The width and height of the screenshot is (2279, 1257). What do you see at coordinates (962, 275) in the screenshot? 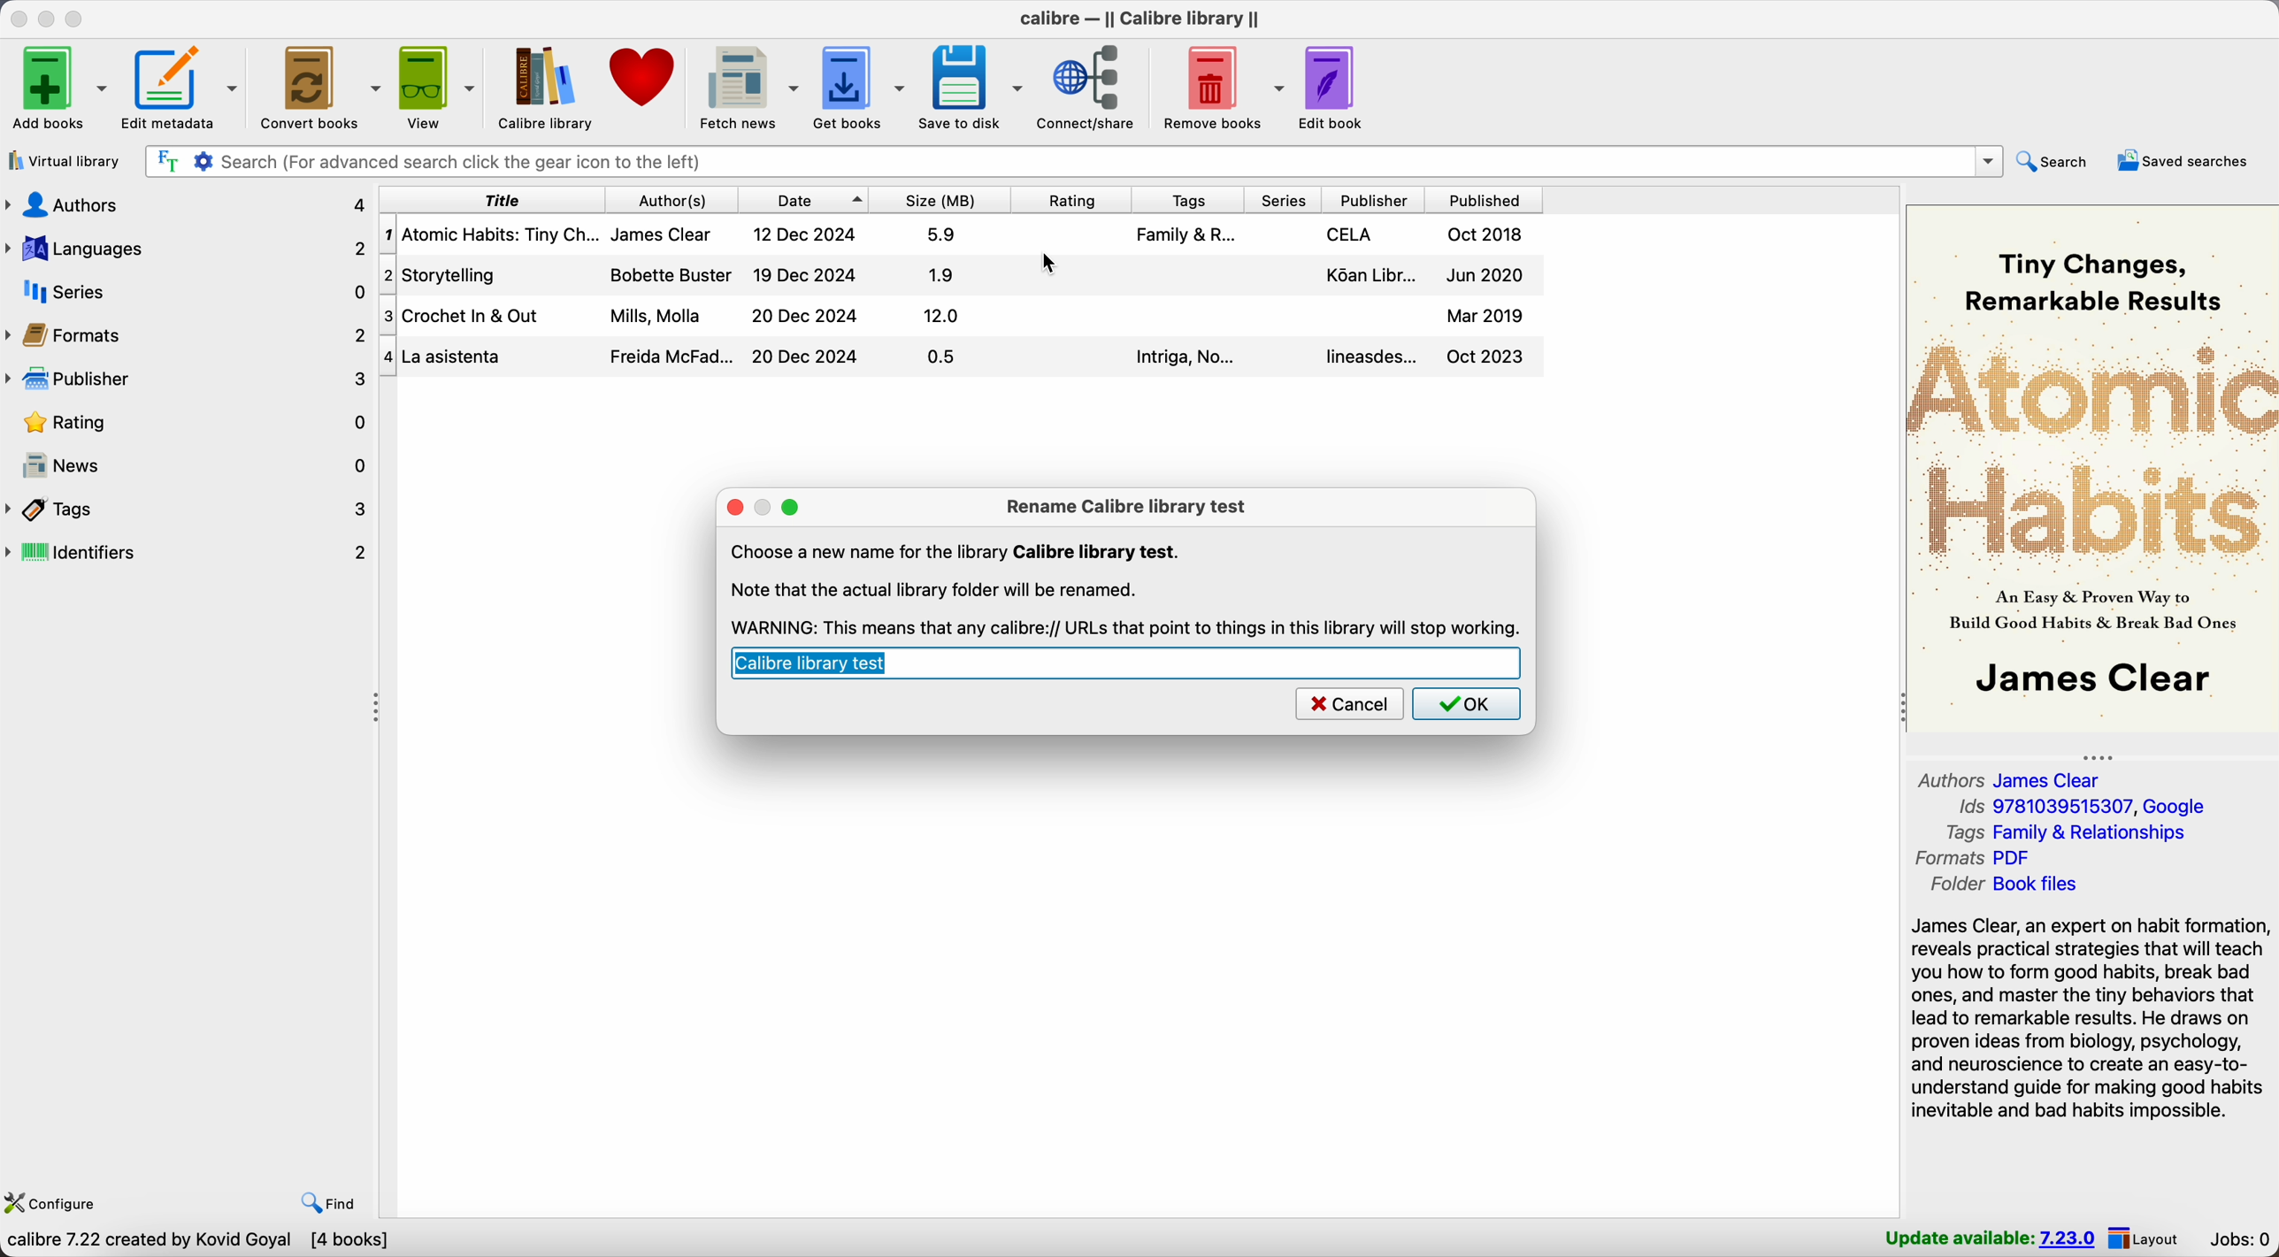
I see `Storytelling book` at bounding box center [962, 275].